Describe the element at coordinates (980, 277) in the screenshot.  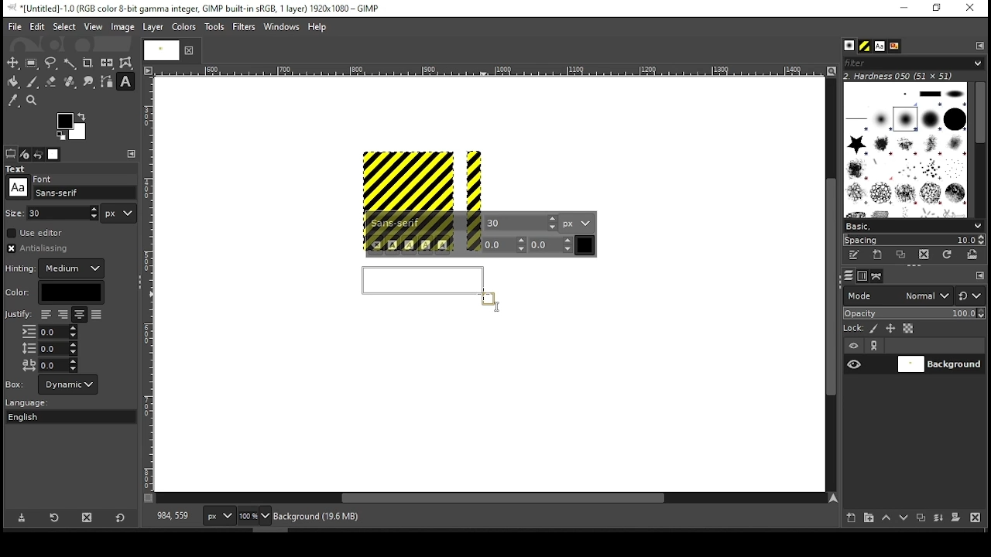
I see `configure this tab` at that location.